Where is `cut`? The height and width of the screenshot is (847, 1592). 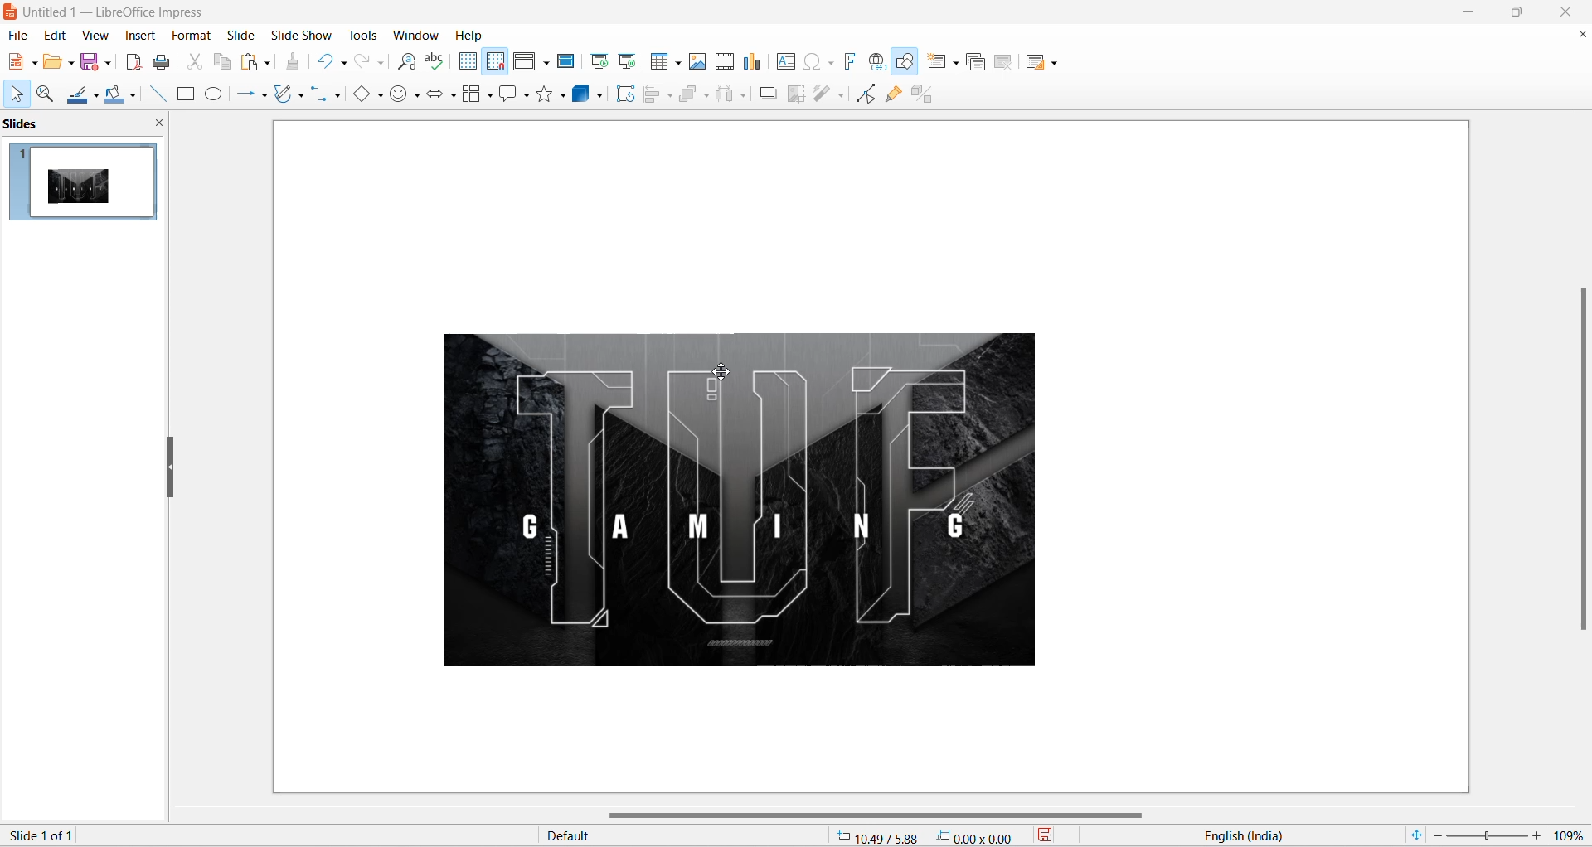 cut is located at coordinates (197, 61).